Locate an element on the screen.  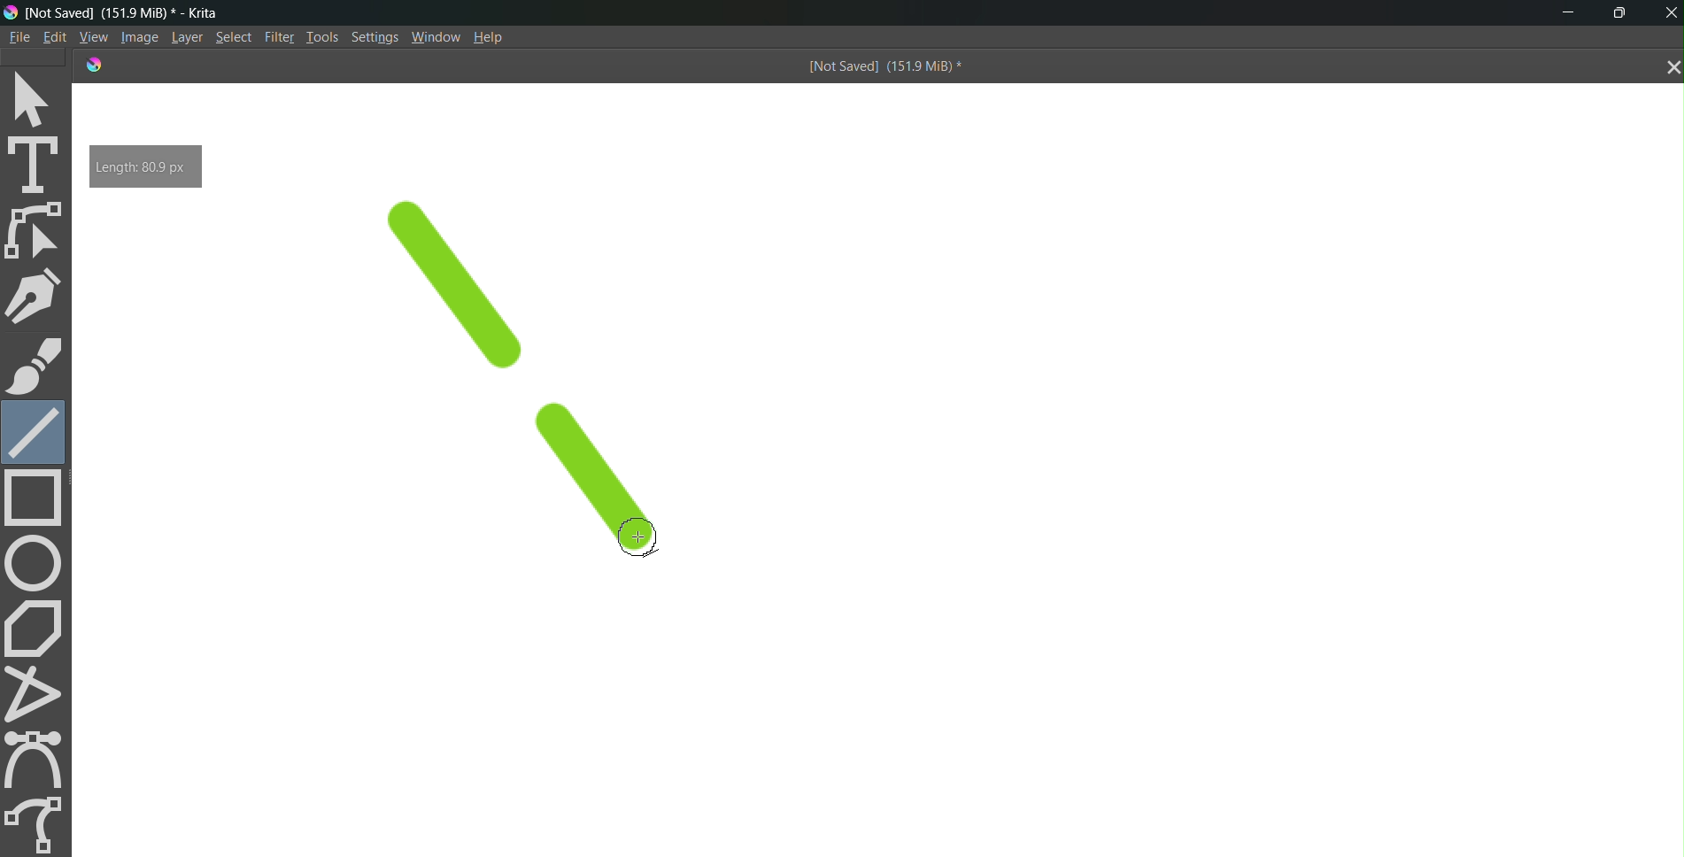
Tools is located at coordinates (321, 35).